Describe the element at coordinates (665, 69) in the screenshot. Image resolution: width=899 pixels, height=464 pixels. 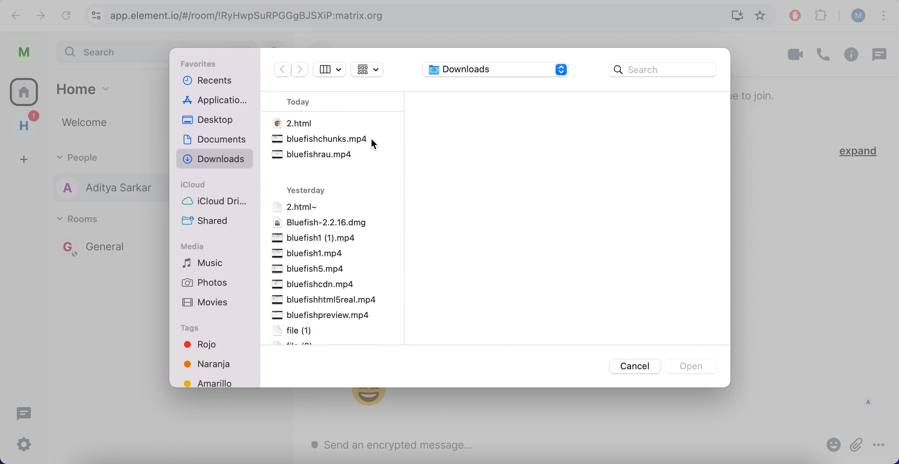
I see `search` at that location.